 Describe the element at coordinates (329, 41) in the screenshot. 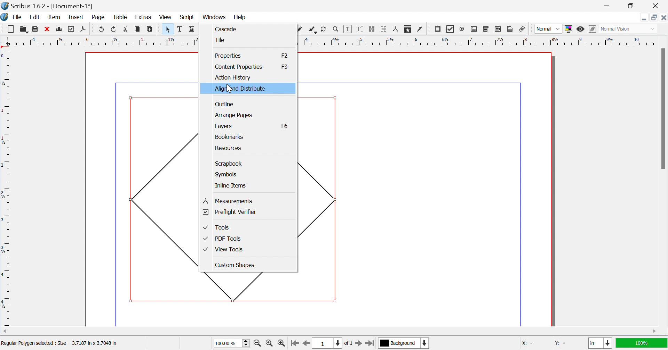

I see `Ruler` at that location.